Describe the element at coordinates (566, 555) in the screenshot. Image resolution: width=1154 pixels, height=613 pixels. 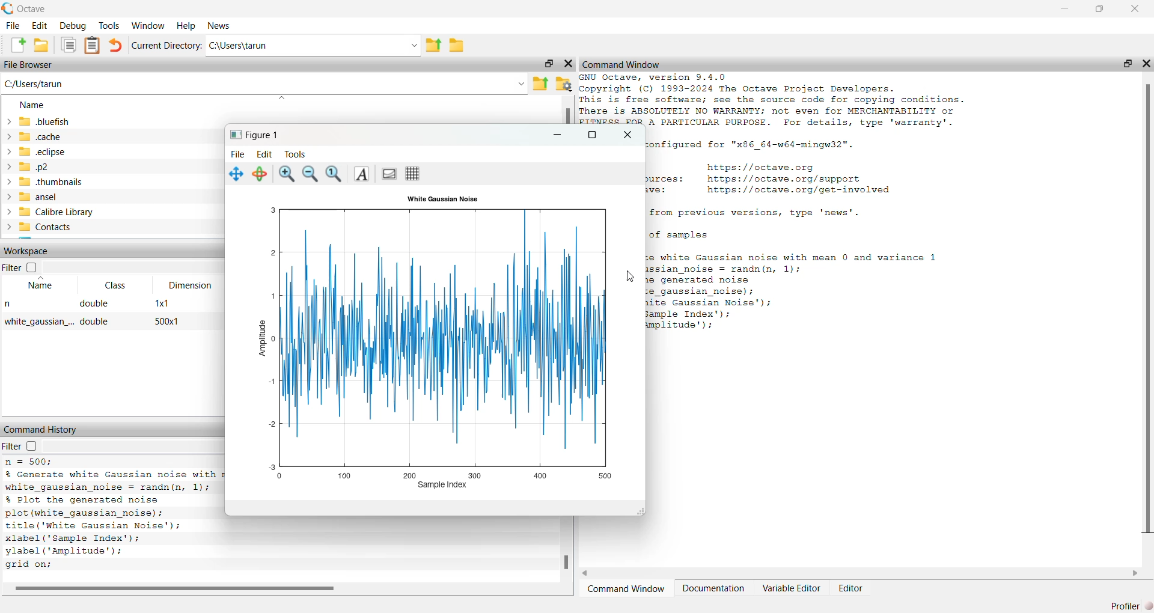
I see `vertical scroll bar` at that location.